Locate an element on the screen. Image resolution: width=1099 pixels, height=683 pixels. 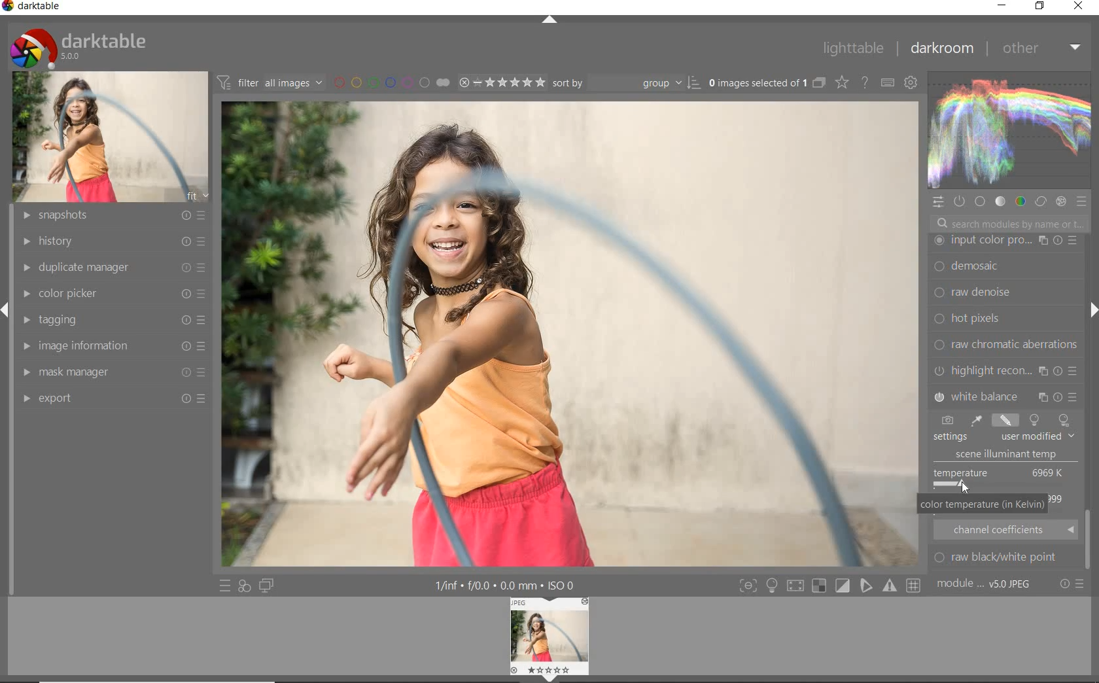
framing is located at coordinates (1005, 268).